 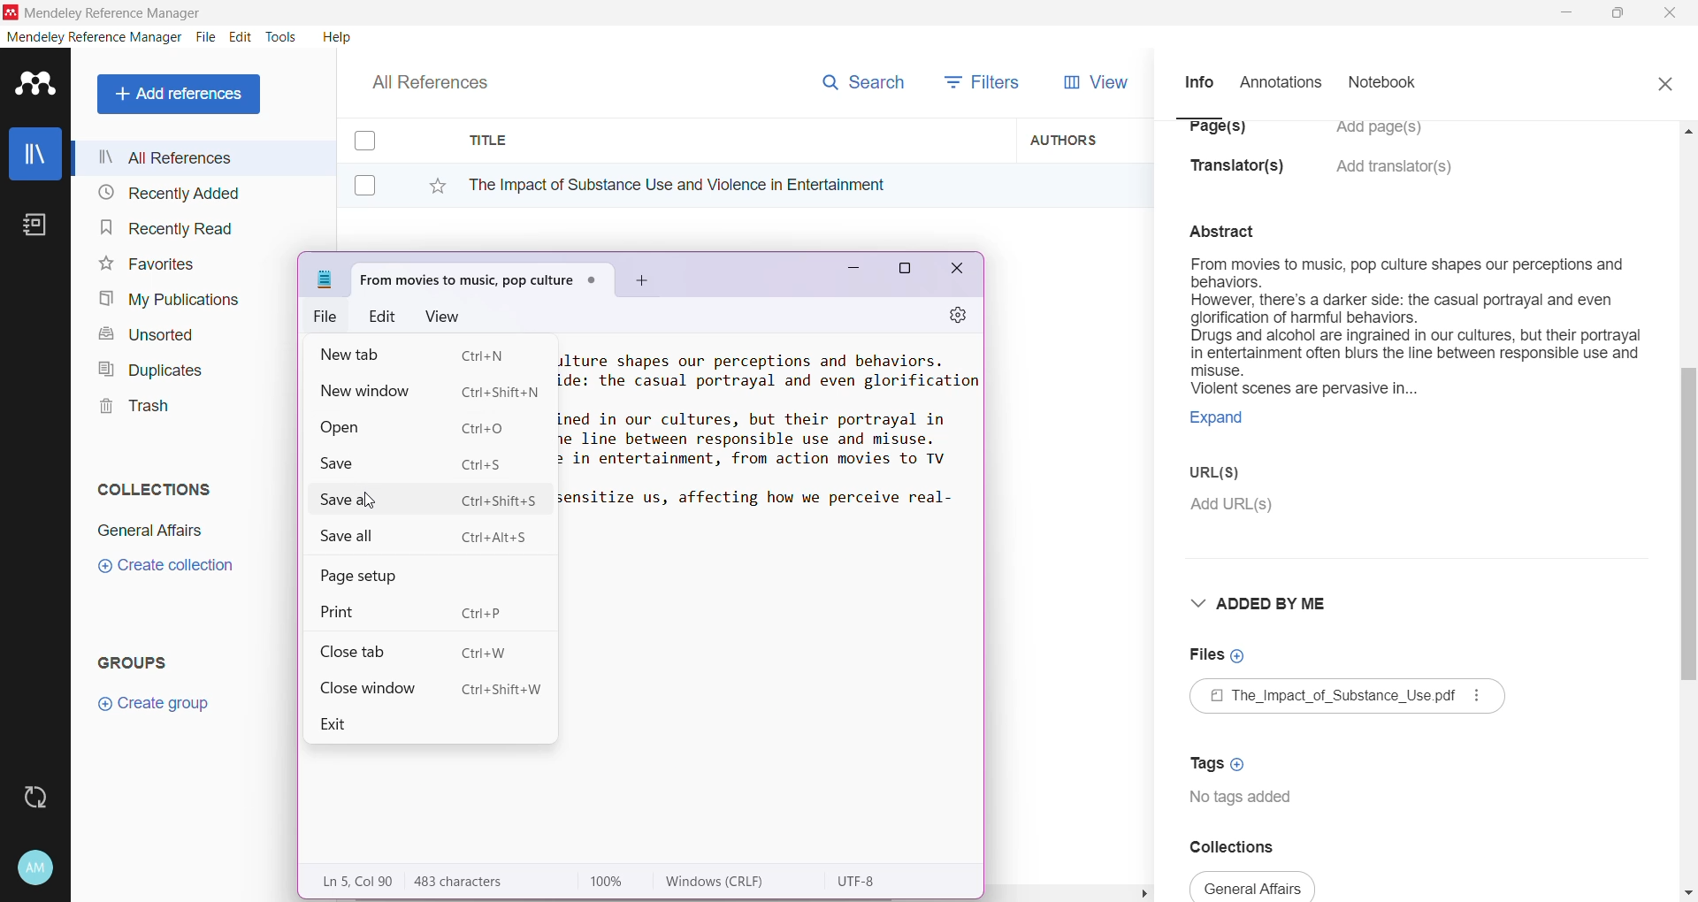 What do you see at coordinates (426, 426) in the screenshot?
I see `Open` at bounding box center [426, 426].